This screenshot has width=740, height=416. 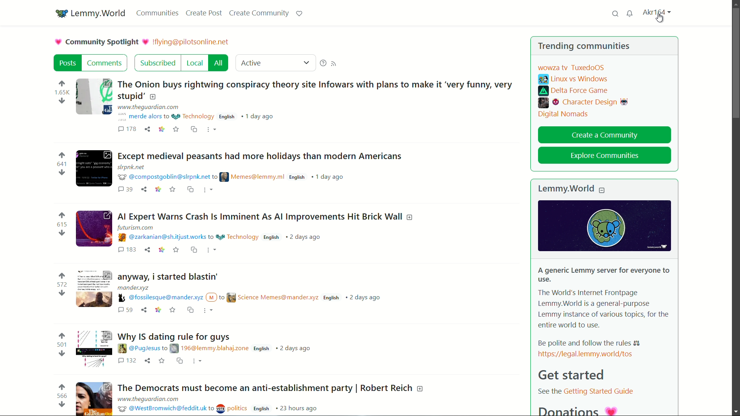 What do you see at coordinates (334, 64) in the screenshot?
I see `rss` at bounding box center [334, 64].